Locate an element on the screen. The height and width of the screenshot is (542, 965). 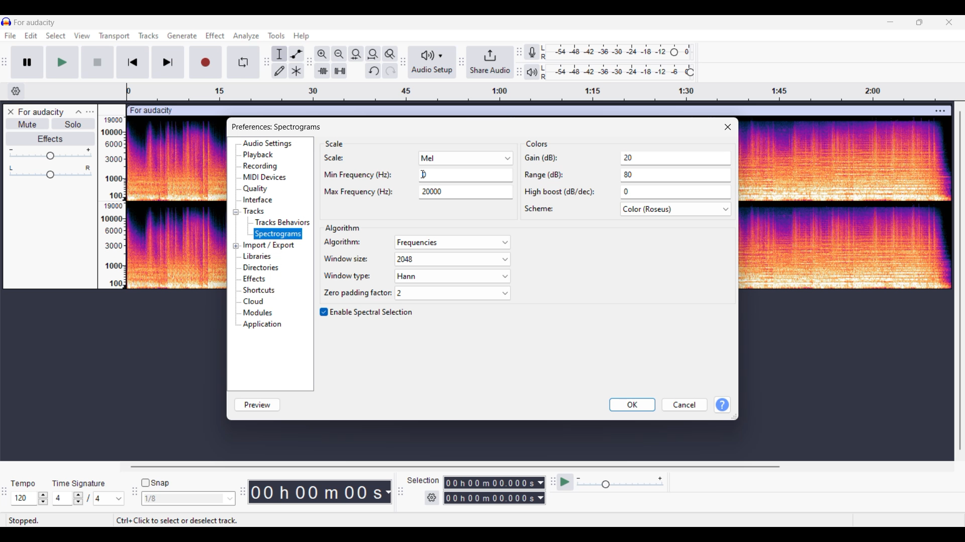
Multi tool is located at coordinates (297, 71).